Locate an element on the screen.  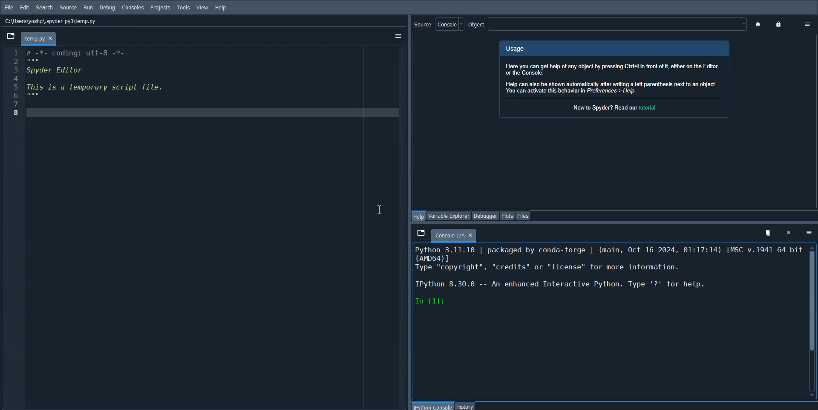
Projects is located at coordinates (161, 8).